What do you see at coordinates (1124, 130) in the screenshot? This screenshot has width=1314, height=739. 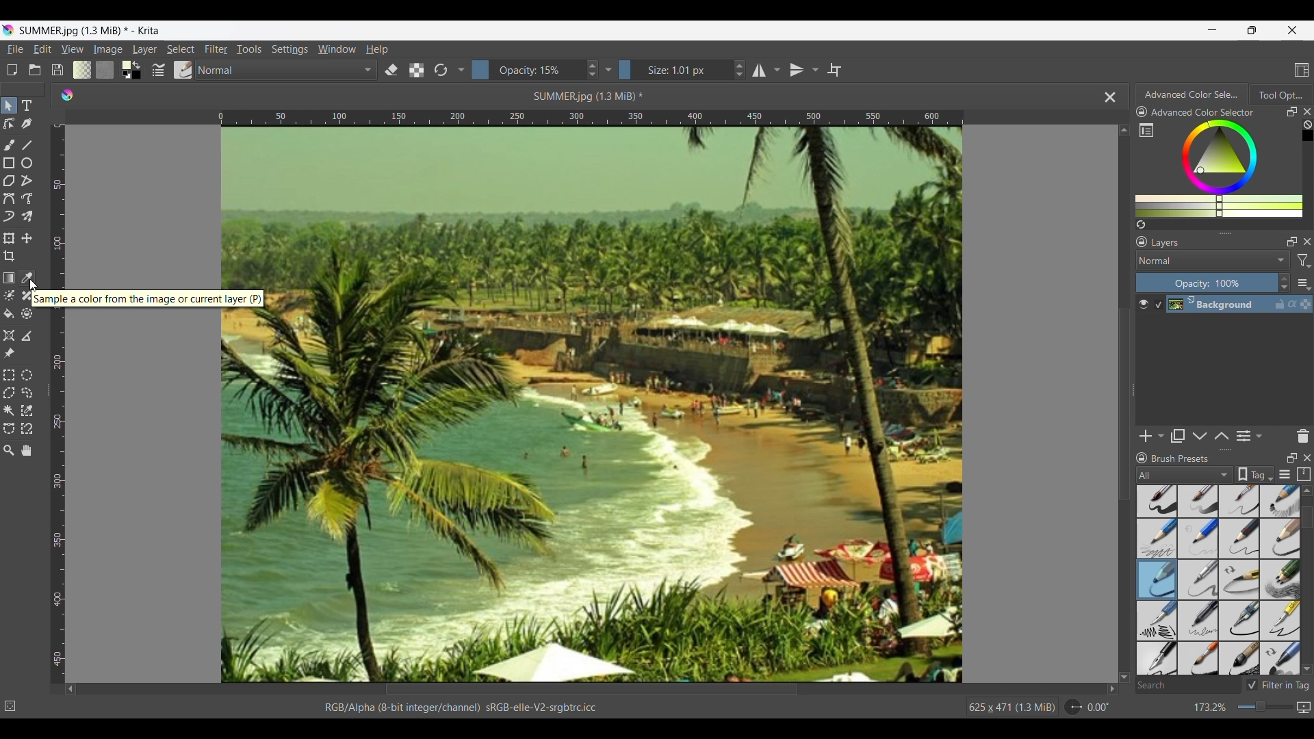 I see `Quick slide to top` at bounding box center [1124, 130].